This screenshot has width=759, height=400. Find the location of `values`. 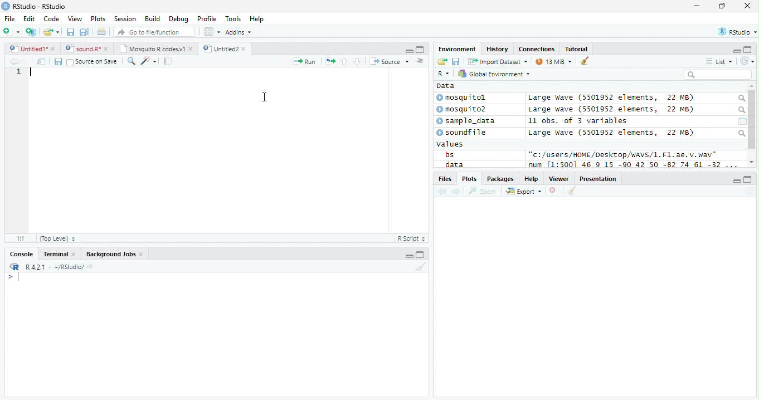

values is located at coordinates (450, 144).